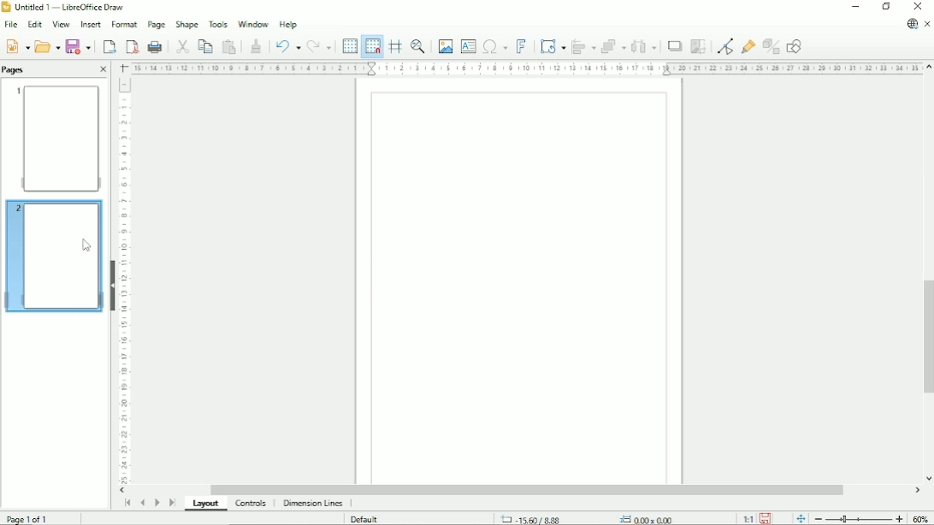 The width and height of the screenshot is (934, 525). Describe the element at coordinates (794, 46) in the screenshot. I see `Show draw functions` at that location.